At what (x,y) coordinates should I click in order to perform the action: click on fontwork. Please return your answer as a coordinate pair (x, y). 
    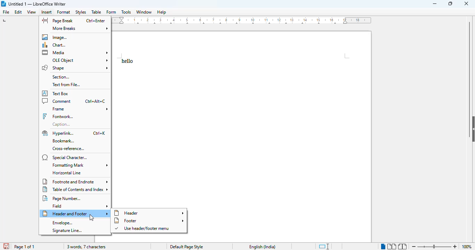
    Looking at the image, I should click on (58, 116).